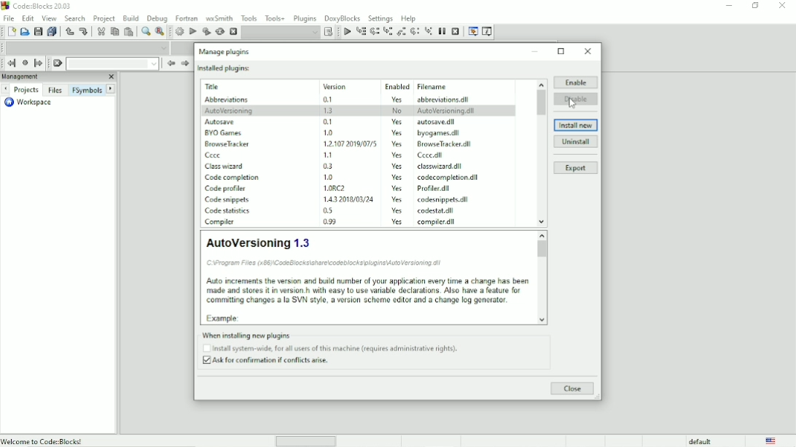  Describe the element at coordinates (394, 122) in the screenshot. I see `Yes` at that location.